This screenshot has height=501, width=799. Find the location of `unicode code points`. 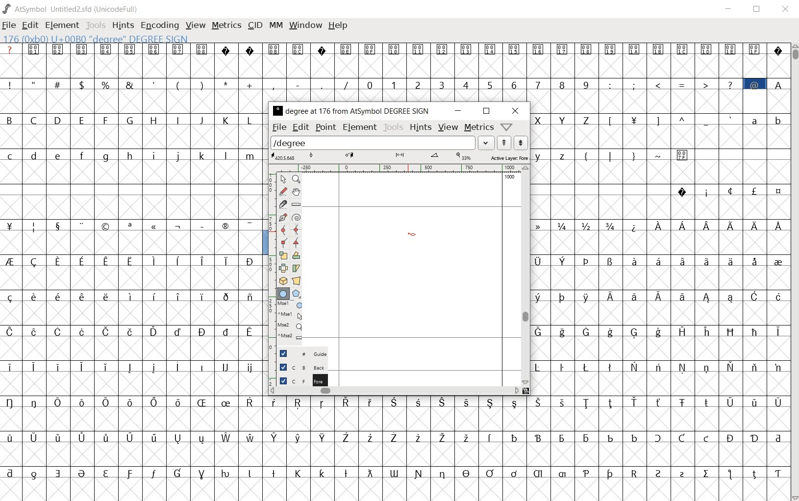

unicode code points is located at coordinates (118, 49).